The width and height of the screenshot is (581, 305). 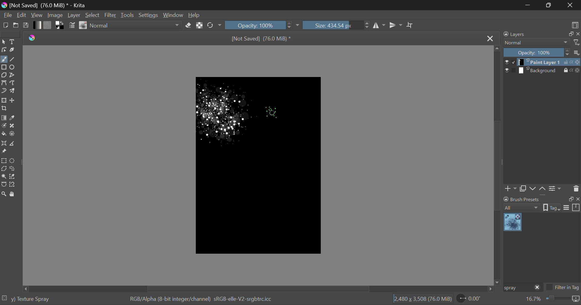 I want to click on close, so click(x=577, y=34).